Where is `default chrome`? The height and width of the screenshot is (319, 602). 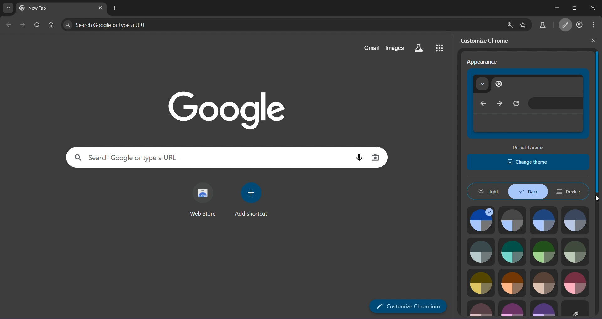
default chrome is located at coordinates (531, 148).